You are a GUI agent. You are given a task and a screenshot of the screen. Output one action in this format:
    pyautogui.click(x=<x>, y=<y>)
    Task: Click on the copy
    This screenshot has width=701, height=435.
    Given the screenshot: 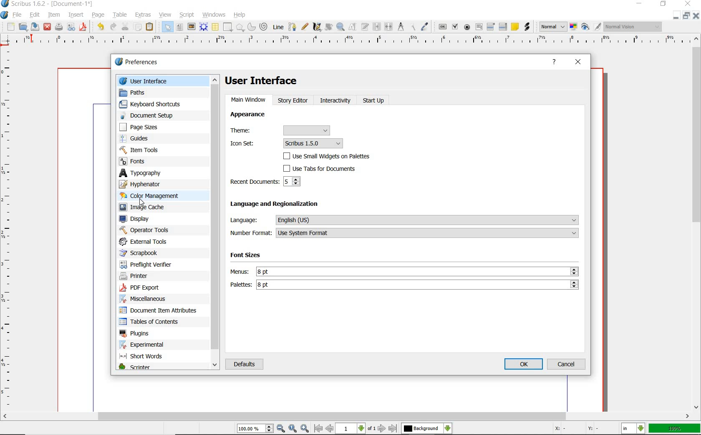 What is the action you would take?
    pyautogui.click(x=138, y=27)
    